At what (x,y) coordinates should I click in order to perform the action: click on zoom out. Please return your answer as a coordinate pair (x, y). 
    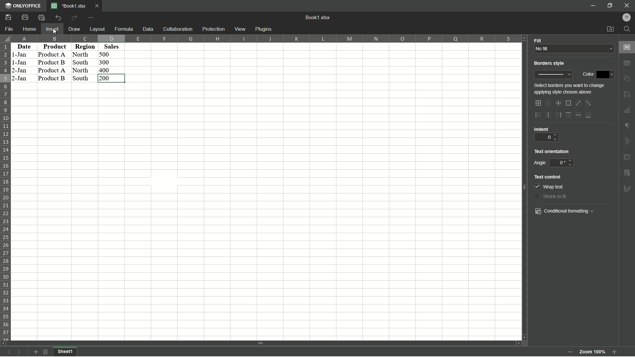
    Looking at the image, I should click on (569, 352).